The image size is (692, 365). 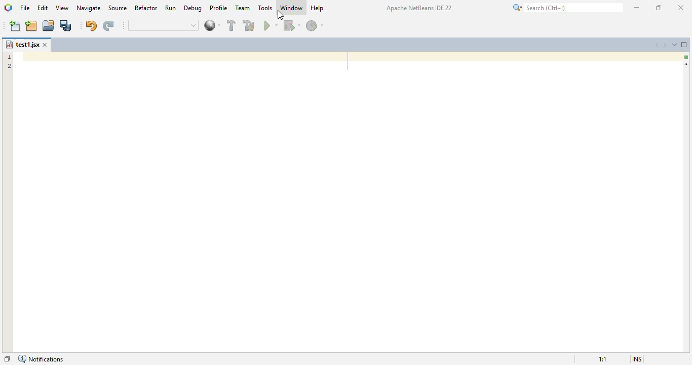 What do you see at coordinates (193, 8) in the screenshot?
I see `debug` at bounding box center [193, 8].